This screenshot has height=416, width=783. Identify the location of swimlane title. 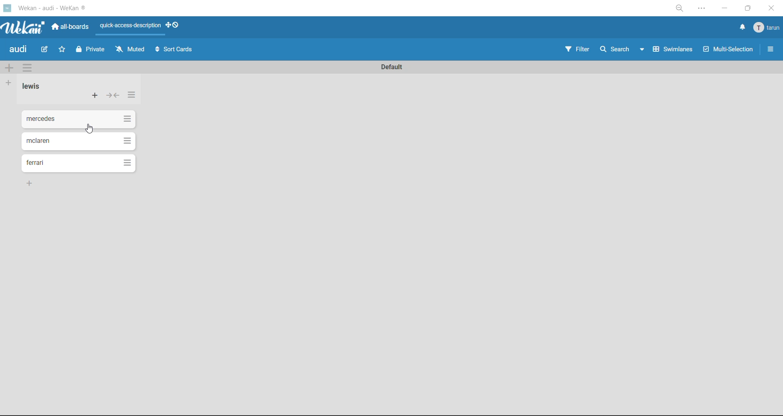
(388, 67).